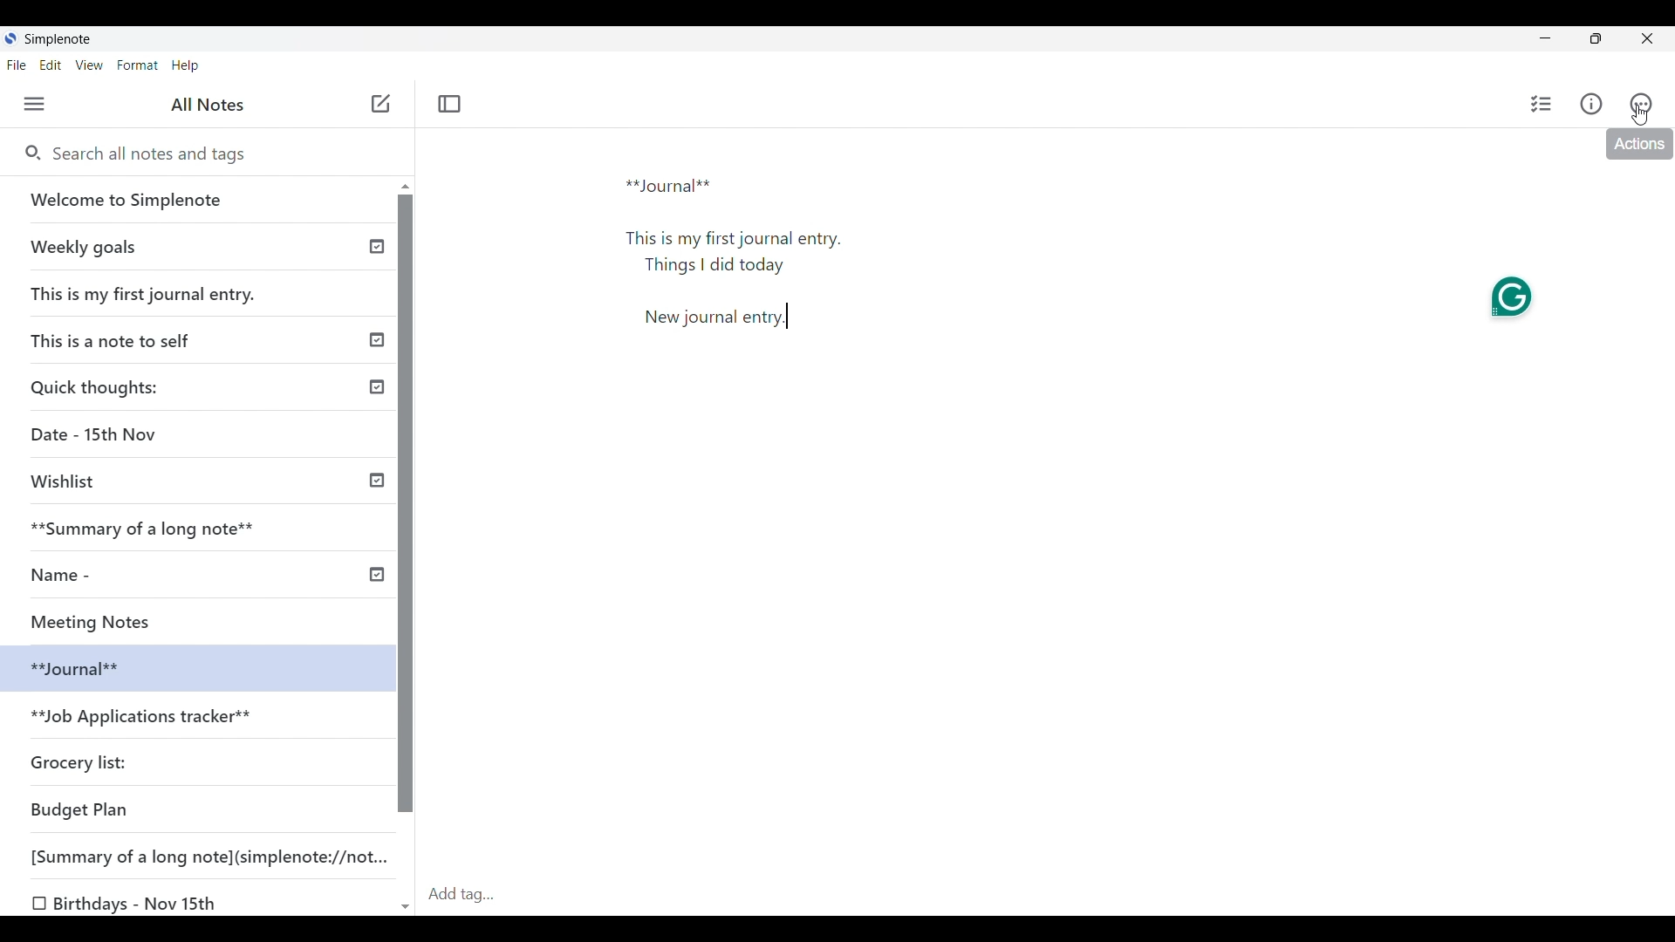  What do you see at coordinates (1596, 38) in the screenshot?
I see `Show interface in a smaller tab` at bounding box center [1596, 38].